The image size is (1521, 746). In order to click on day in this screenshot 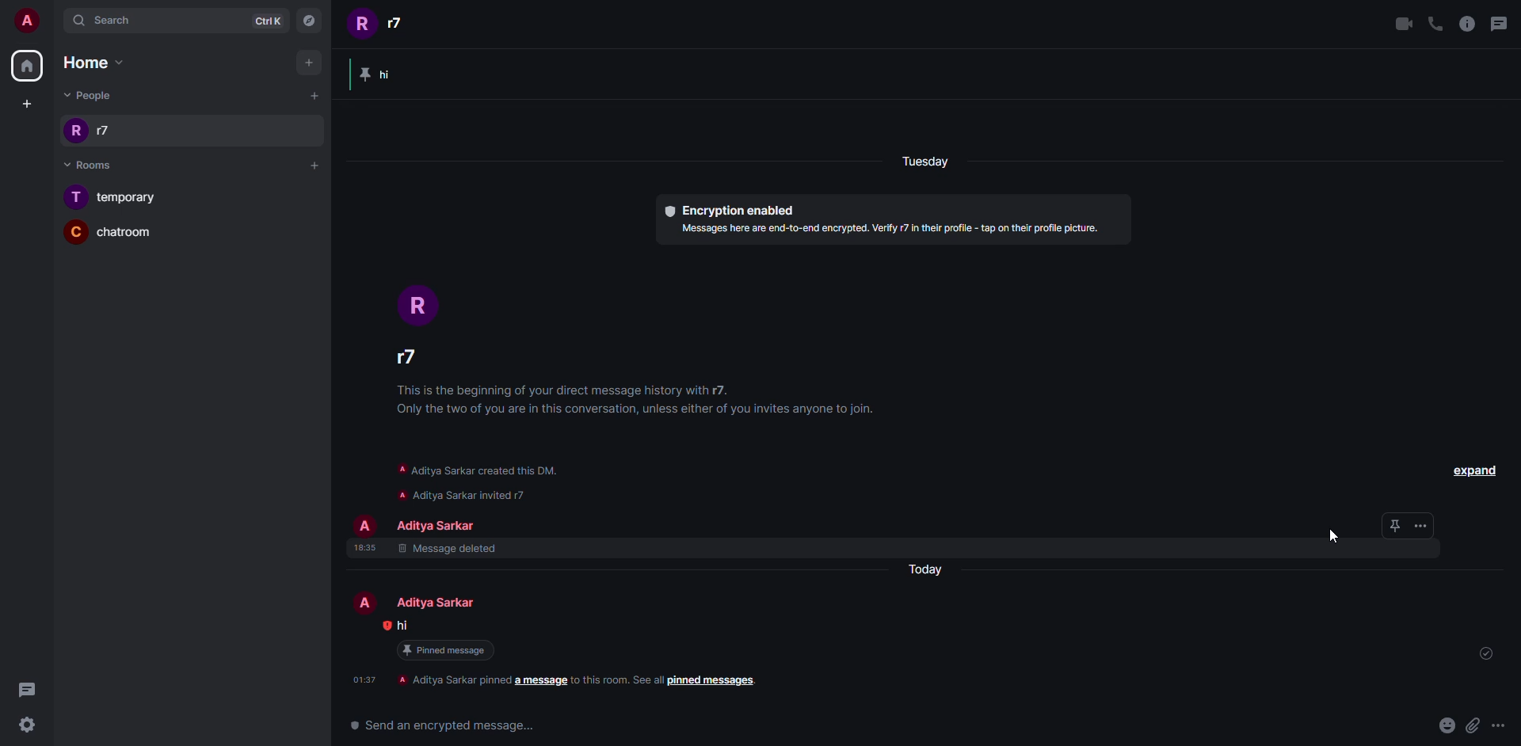, I will do `click(933, 569)`.